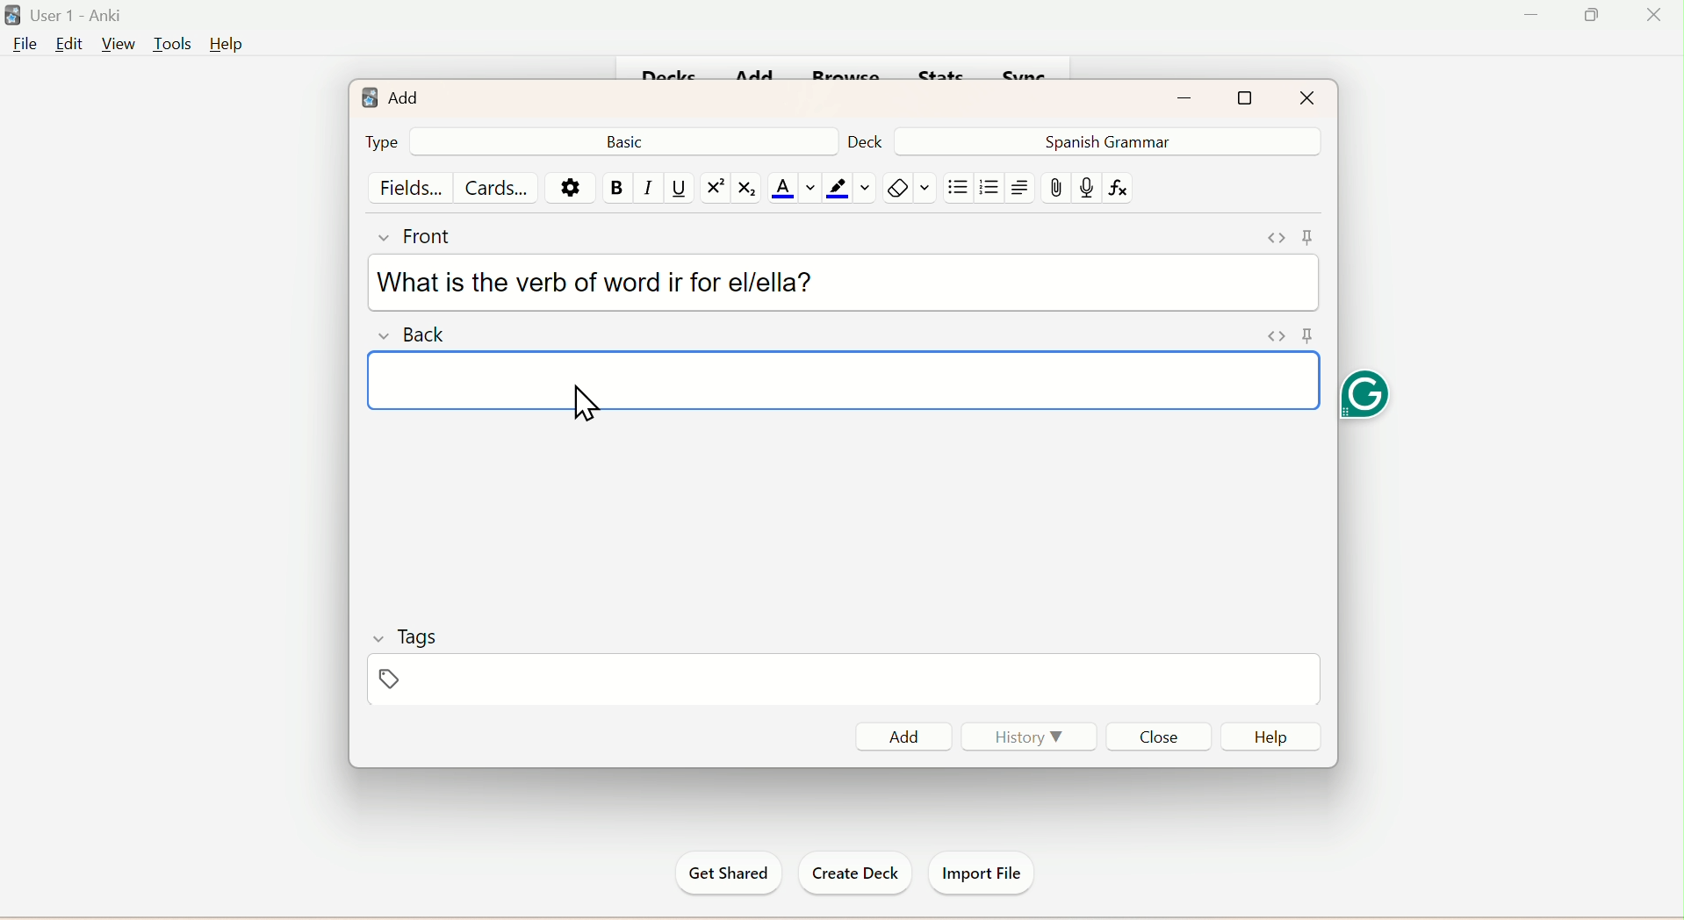 Image resolution: width=1684 pixels, height=920 pixels. What do you see at coordinates (1058, 189) in the screenshot?
I see `Attach` at bounding box center [1058, 189].